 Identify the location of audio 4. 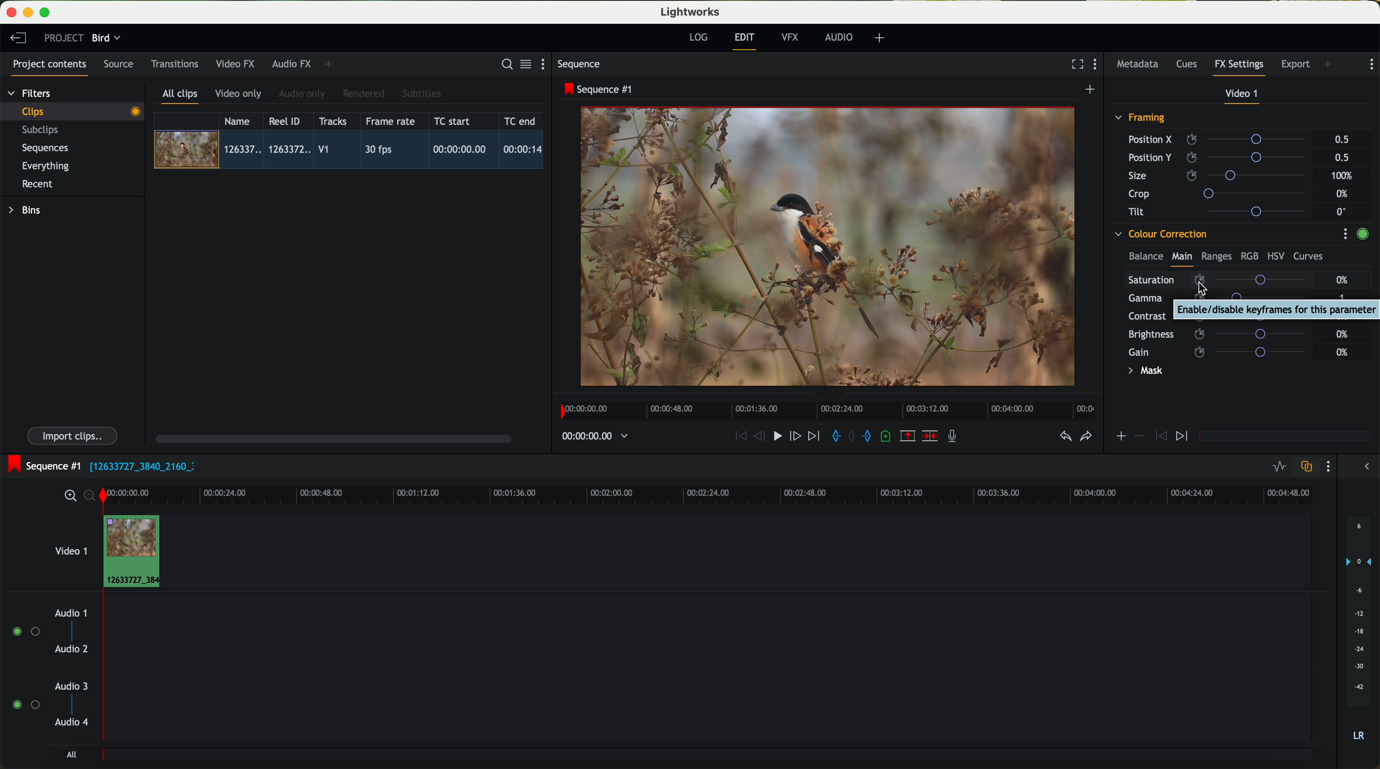
(72, 722).